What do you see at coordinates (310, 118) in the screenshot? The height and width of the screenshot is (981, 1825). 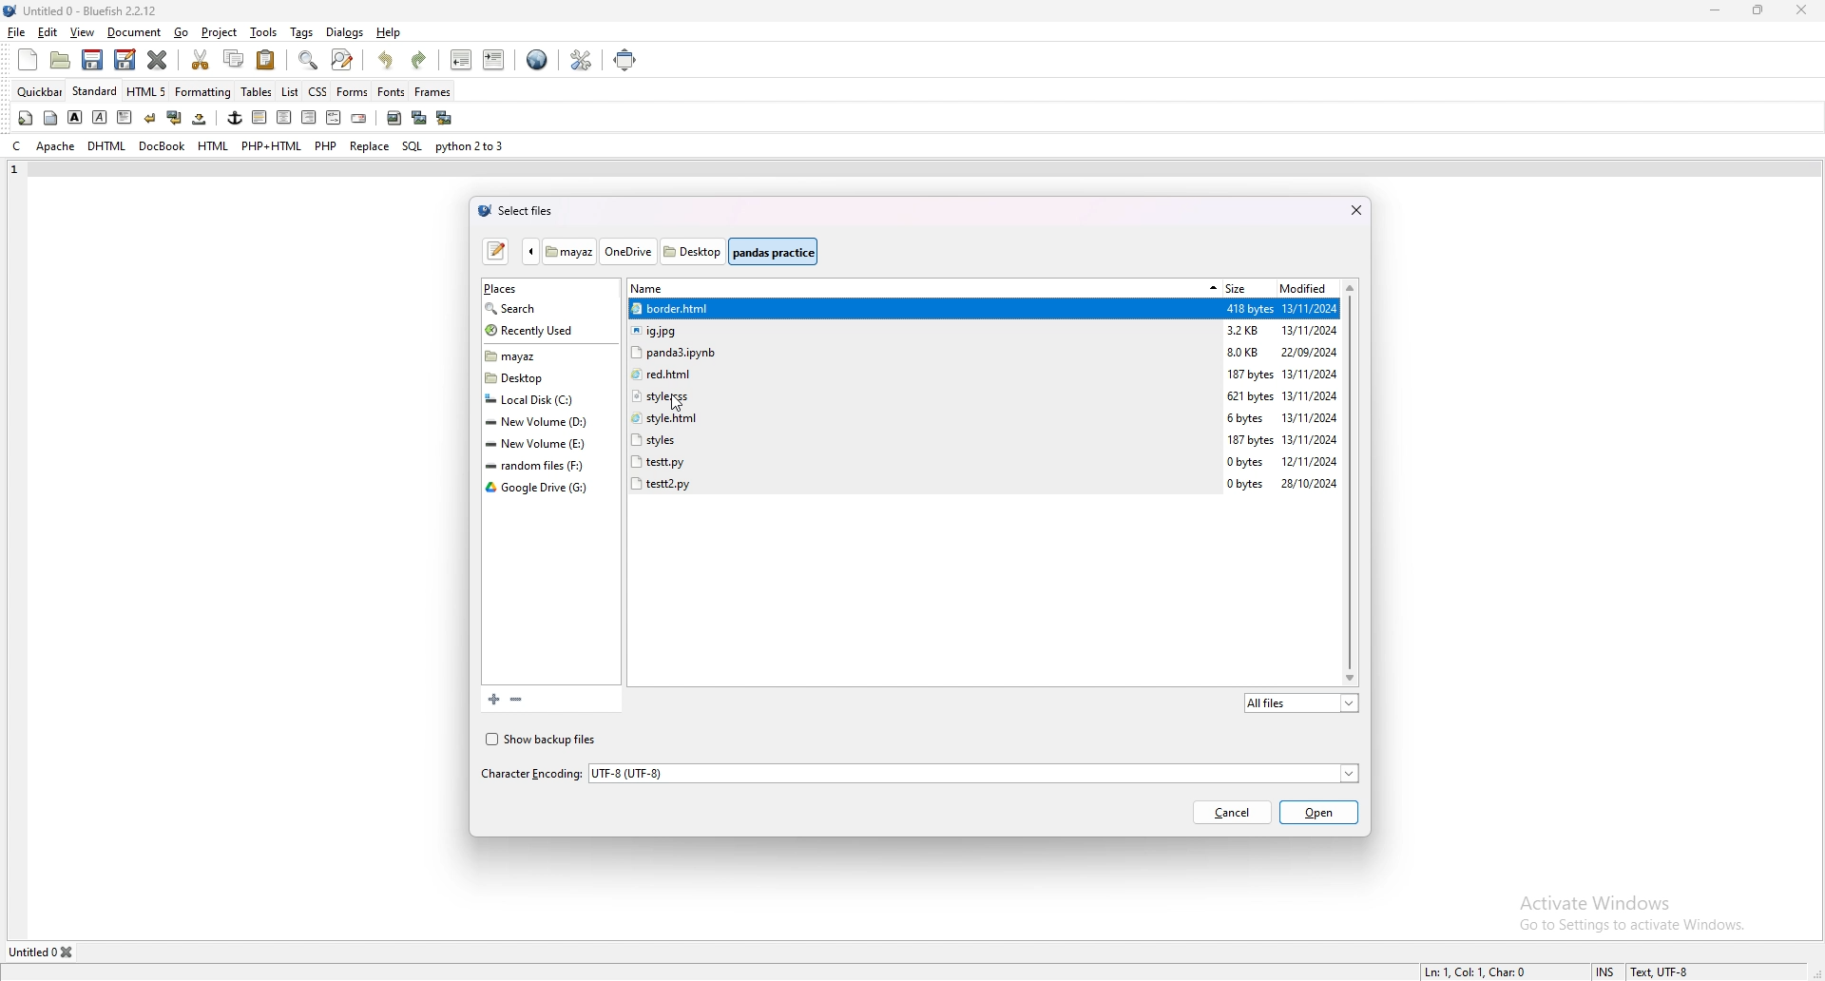 I see `right justify` at bounding box center [310, 118].